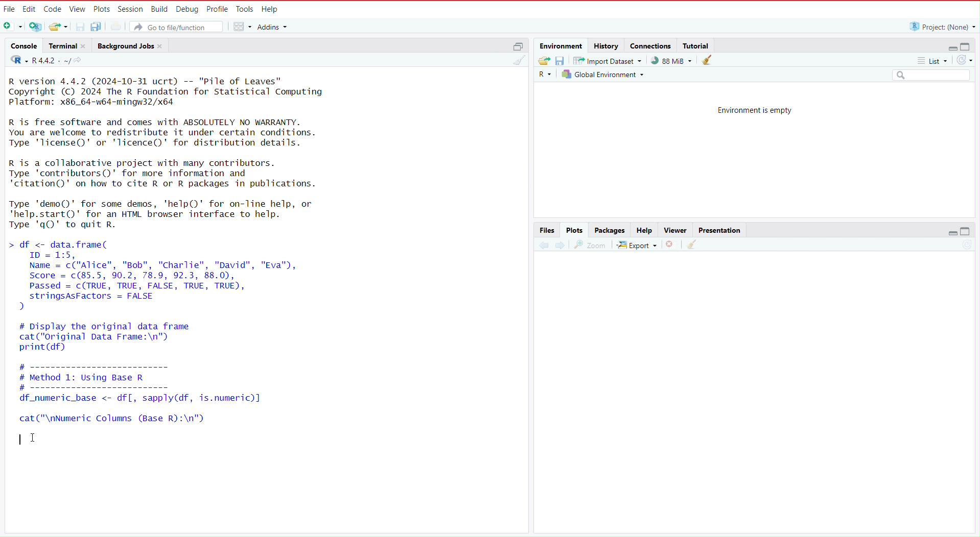 This screenshot has width=980, height=537. I want to click on print the current file, so click(115, 27).